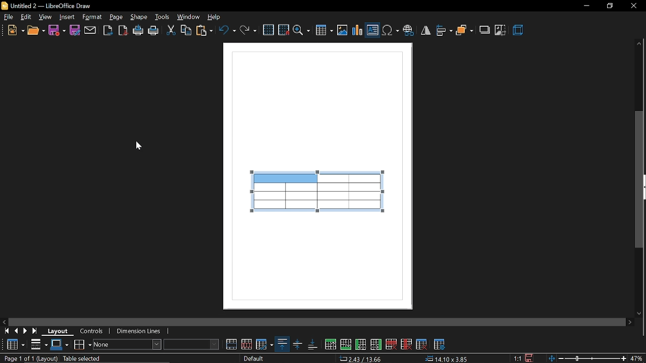 The image size is (646, 363). Describe the element at coordinates (39, 344) in the screenshot. I see `border style` at that location.